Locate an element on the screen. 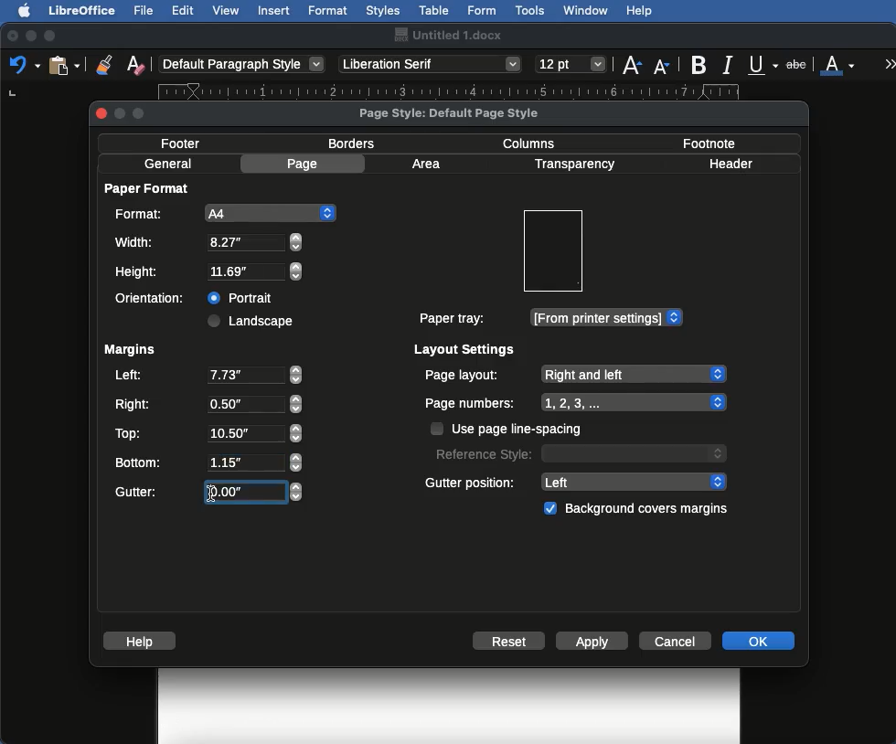  Clipboard is located at coordinates (64, 64).